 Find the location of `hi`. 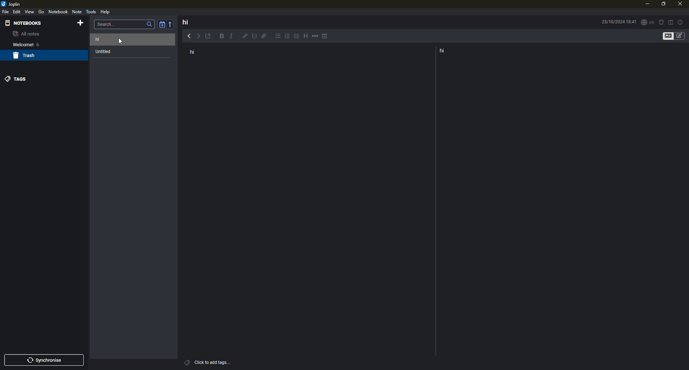

hi is located at coordinates (186, 22).